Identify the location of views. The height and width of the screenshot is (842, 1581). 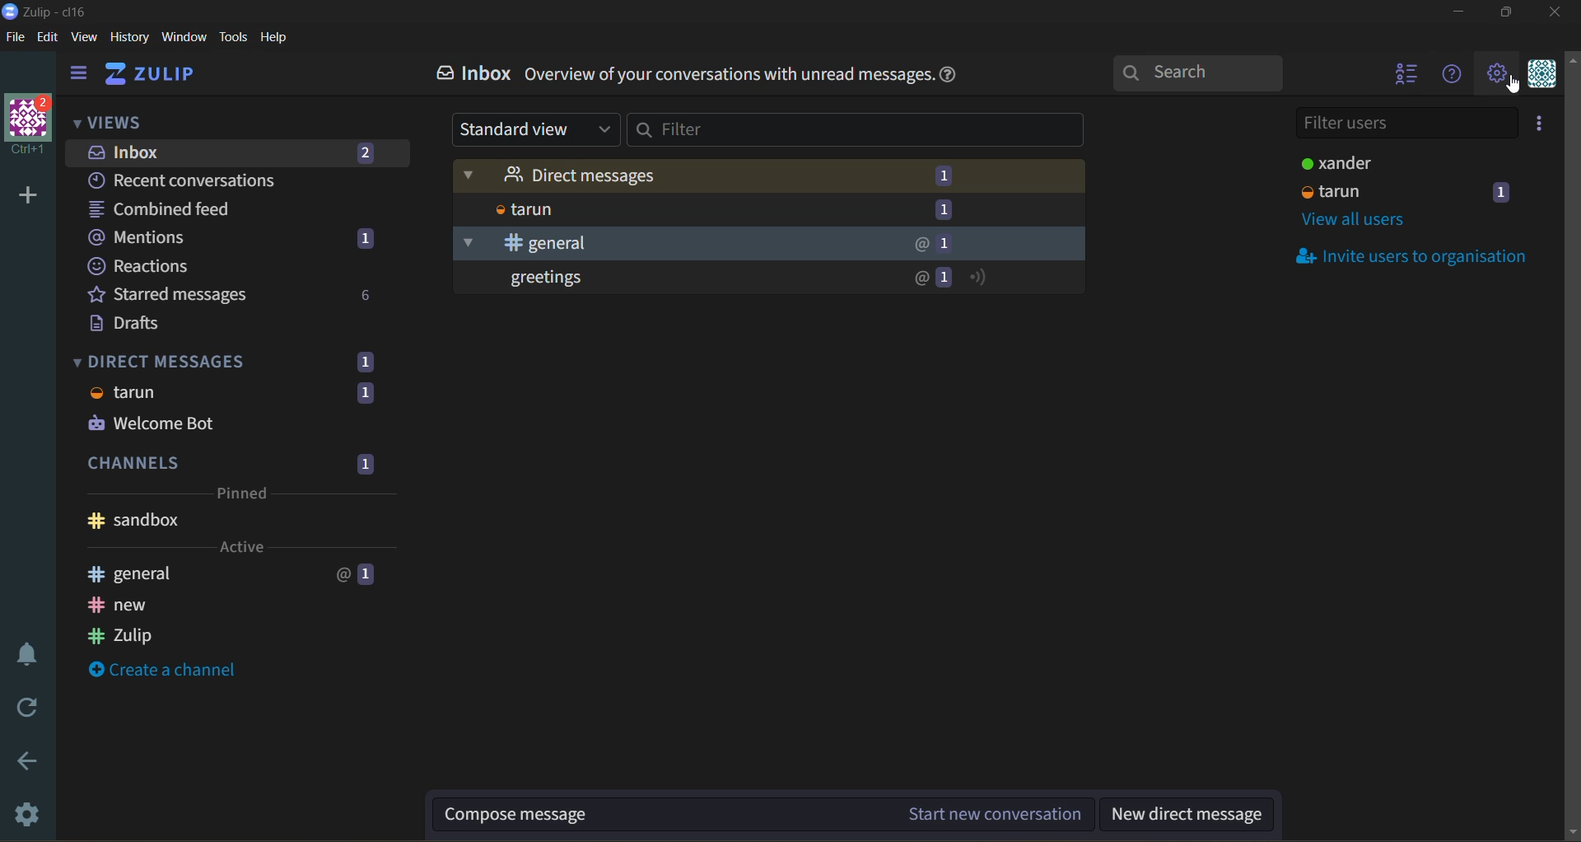
(218, 125).